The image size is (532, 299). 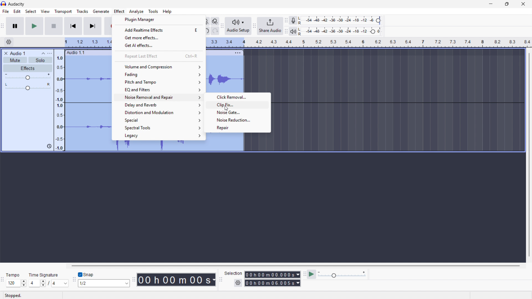 I want to click on minimise, so click(x=490, y=4).